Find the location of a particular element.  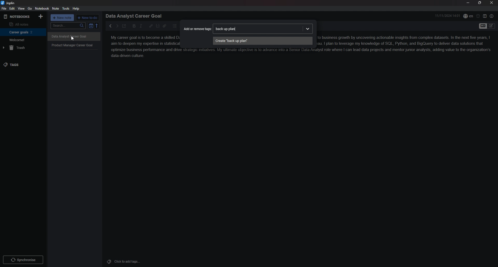

previous is located at coordinates (110, 26).